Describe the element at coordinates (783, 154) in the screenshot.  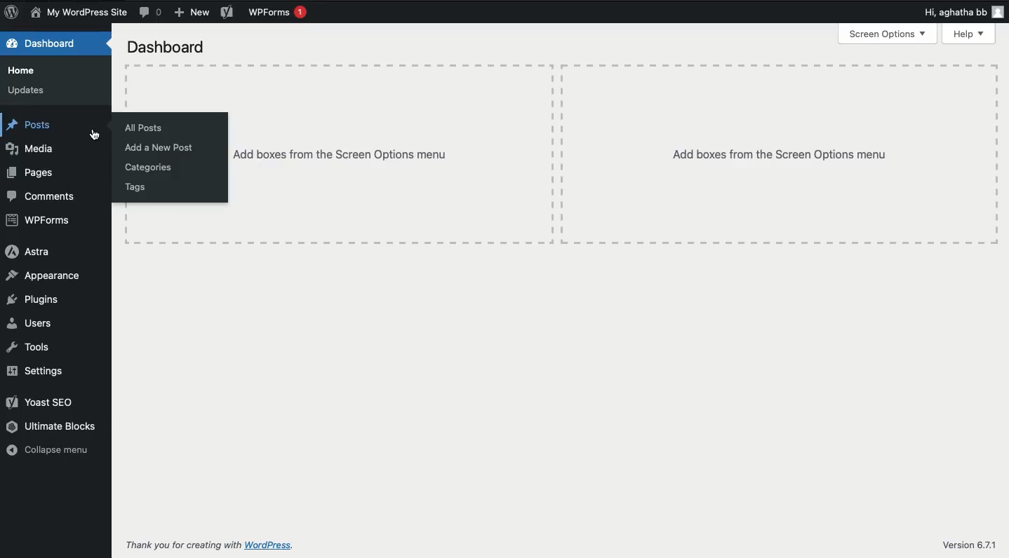
I see `Add boxes from the screen options menu` at that location.